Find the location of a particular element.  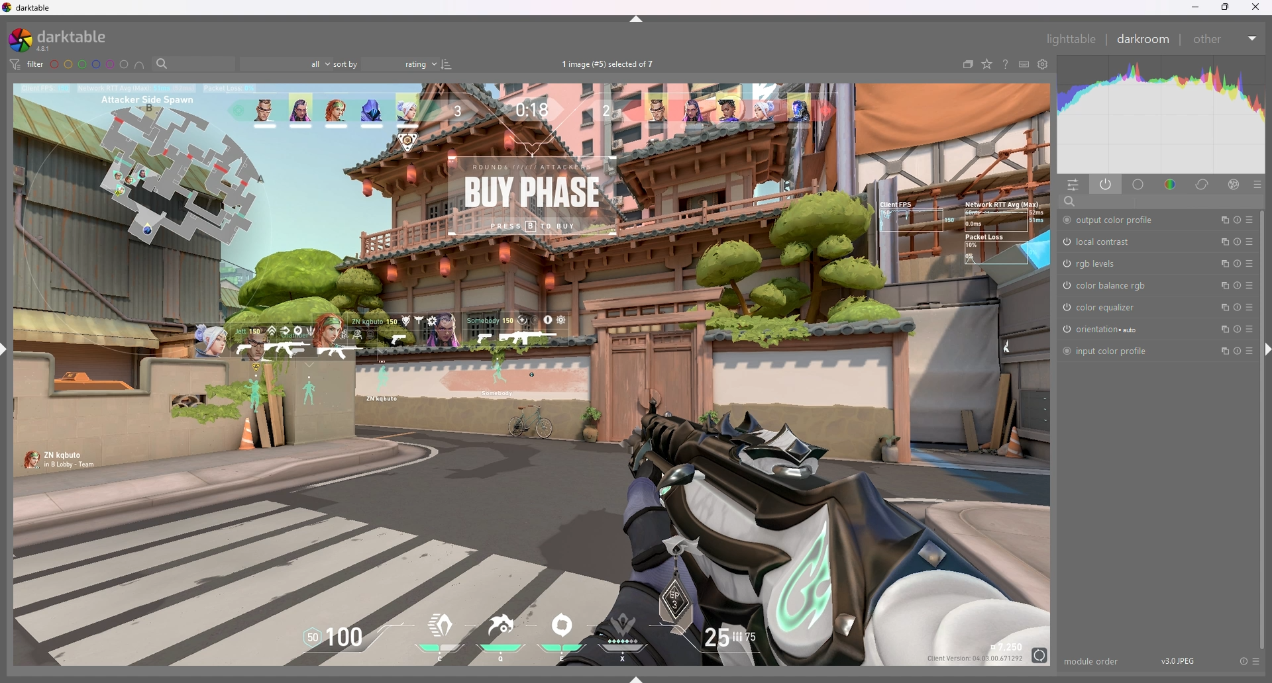

images selected is located at coordinates (611, 64).